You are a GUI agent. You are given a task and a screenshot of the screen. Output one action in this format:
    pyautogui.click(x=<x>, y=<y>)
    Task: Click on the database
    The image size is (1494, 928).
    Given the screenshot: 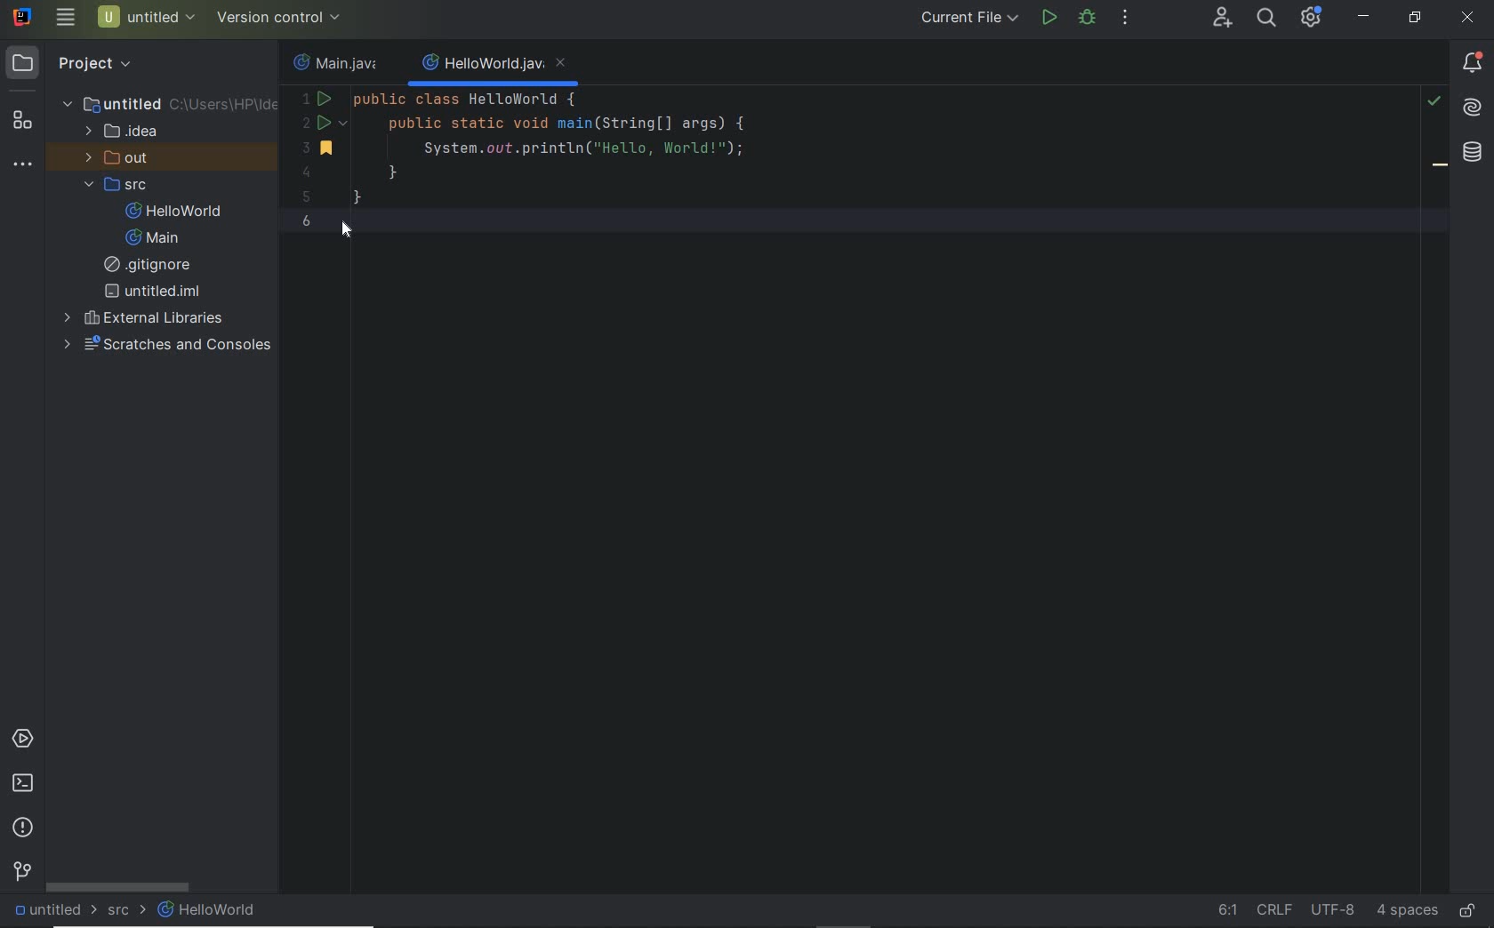 What is the action you would take?
    pyautogui.click(x=1473, y=155)
    